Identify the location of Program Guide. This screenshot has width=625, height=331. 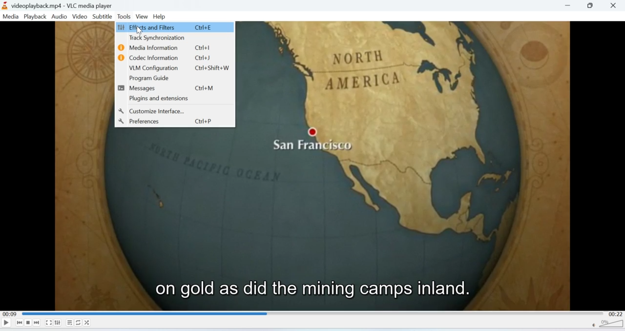
(148, 78).